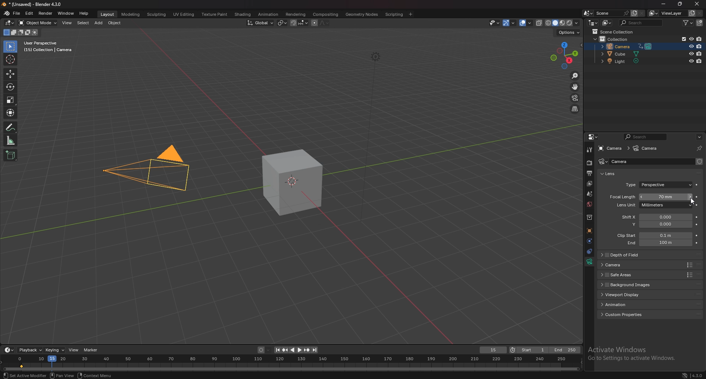 The width and height of the screenshot is (706, 379). I want to click on cursor, so click(11, 59).